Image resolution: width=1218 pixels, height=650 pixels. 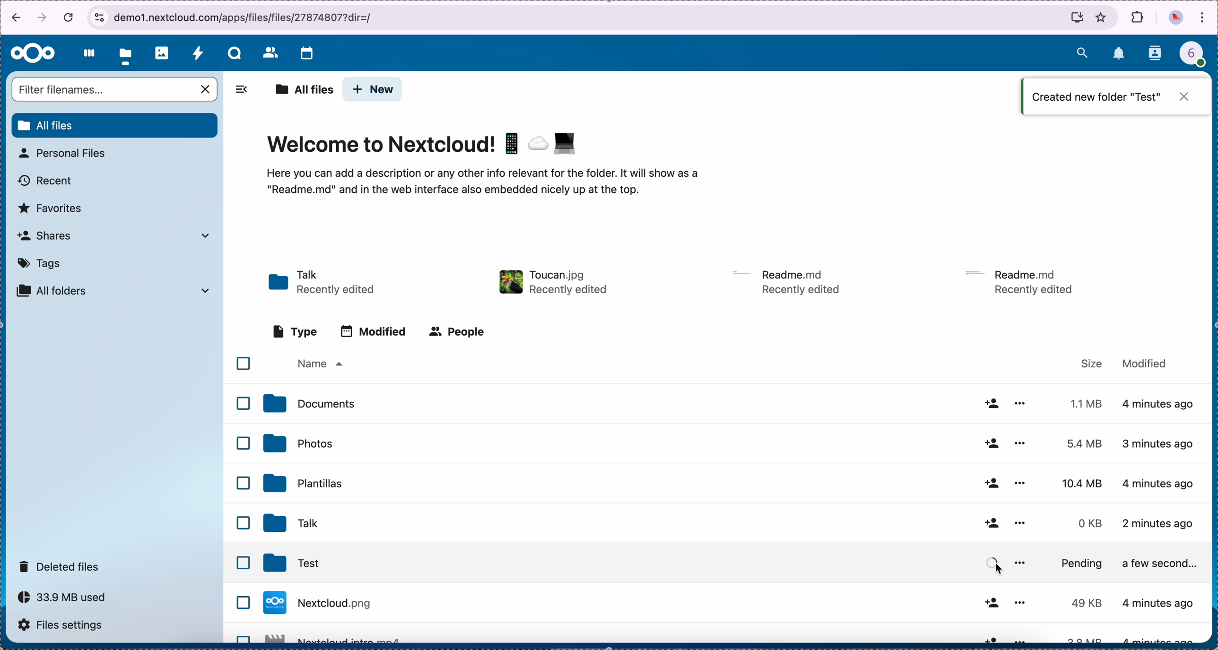 What do you see at coordinates (338, 637) in the screenshot?
I see `Nextcloud file` at bounding box center [338, 637].